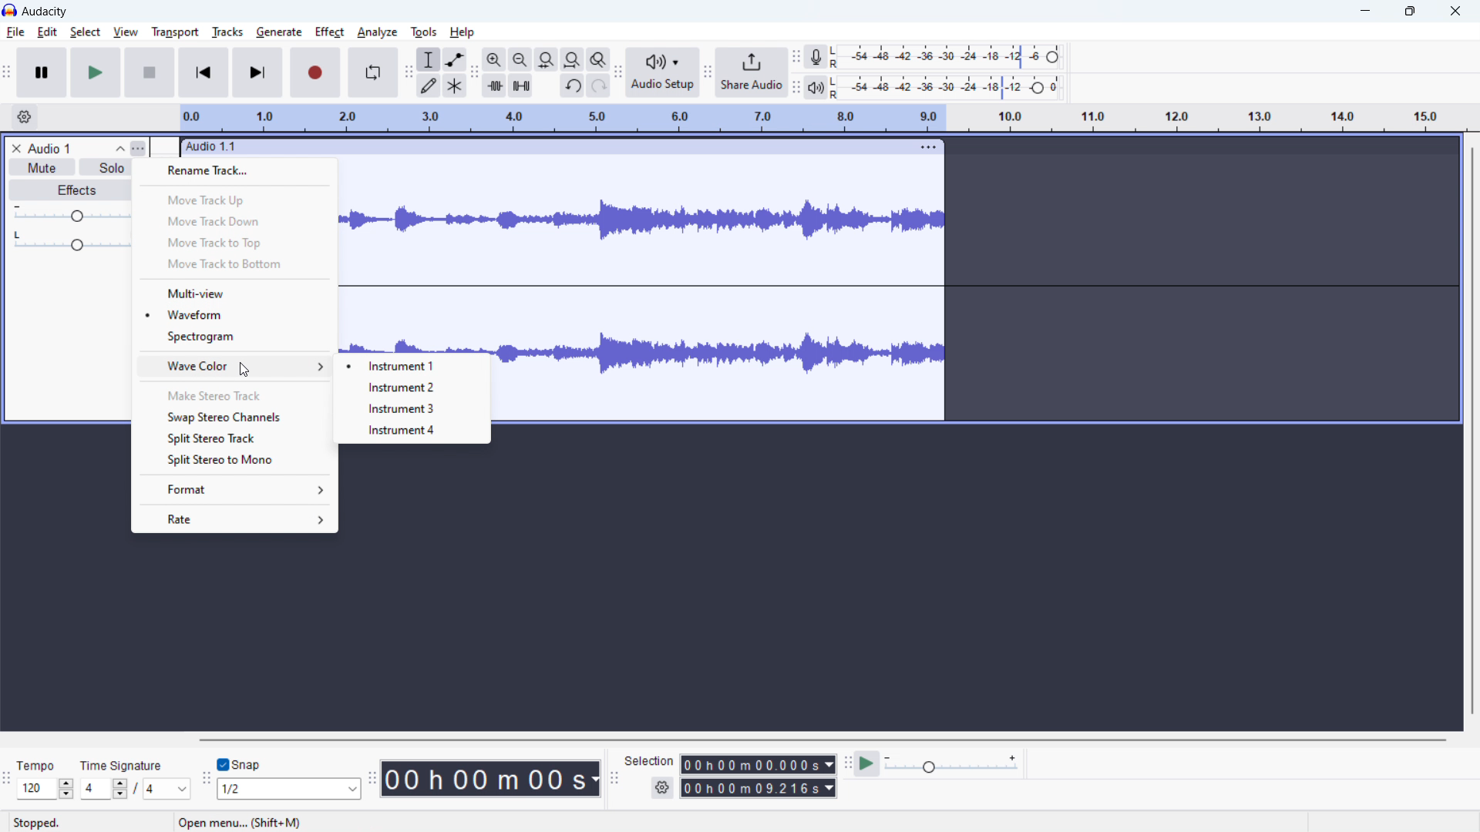 Image resolution: width=1480 pixels, height=832 pixels. What do you see at coordinates (662, 72) in the screenshot?
I see `audio setup` at bounding box center [662, 72].